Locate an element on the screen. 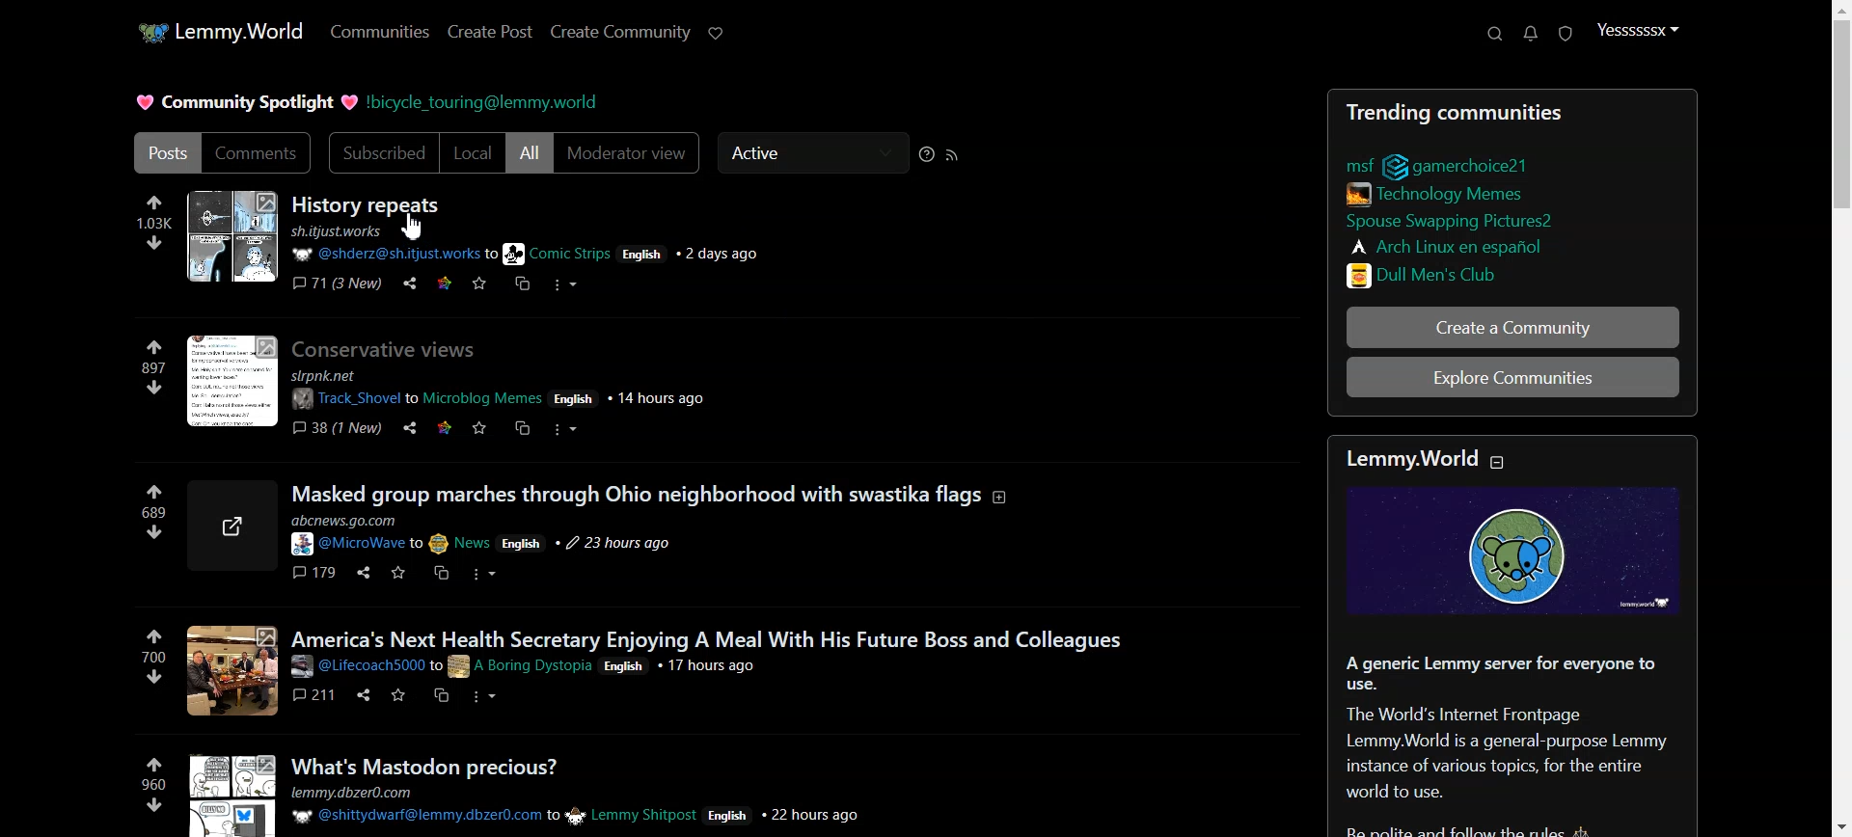  Support Lemmy is located at coordinates (715, 33).